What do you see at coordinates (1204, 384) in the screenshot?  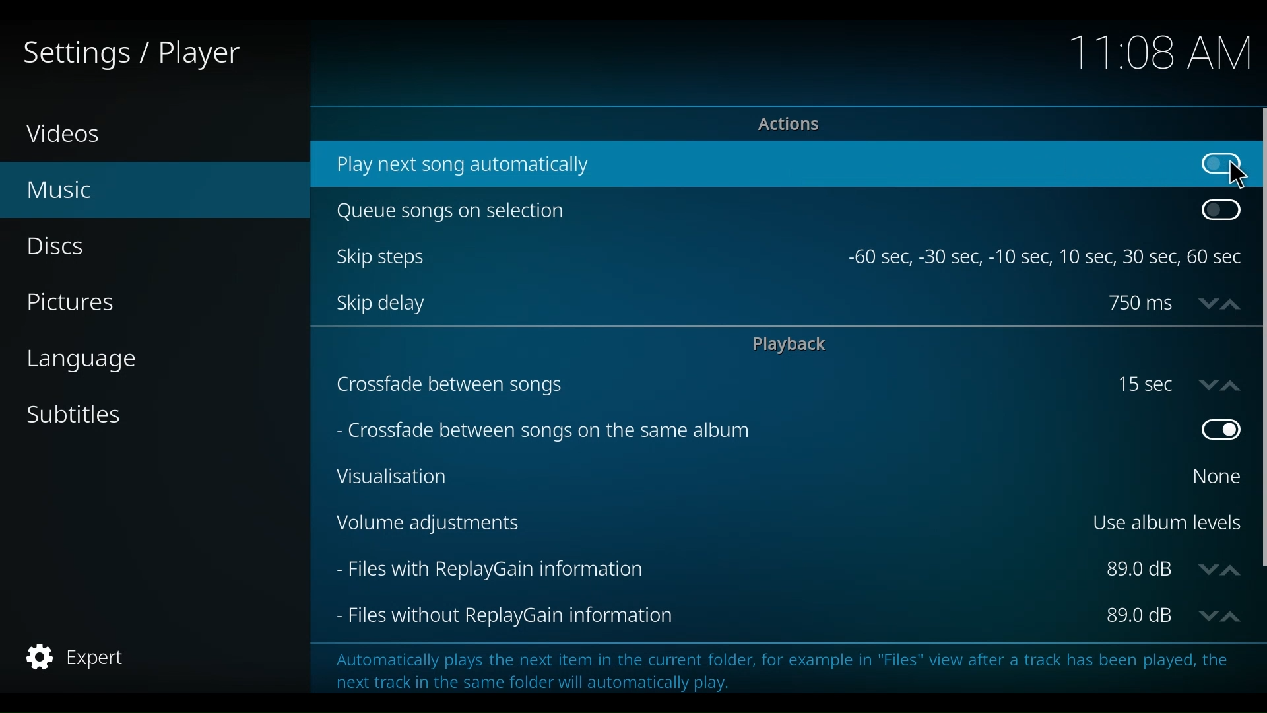 I see `down` at bounding box center [1204, 384].